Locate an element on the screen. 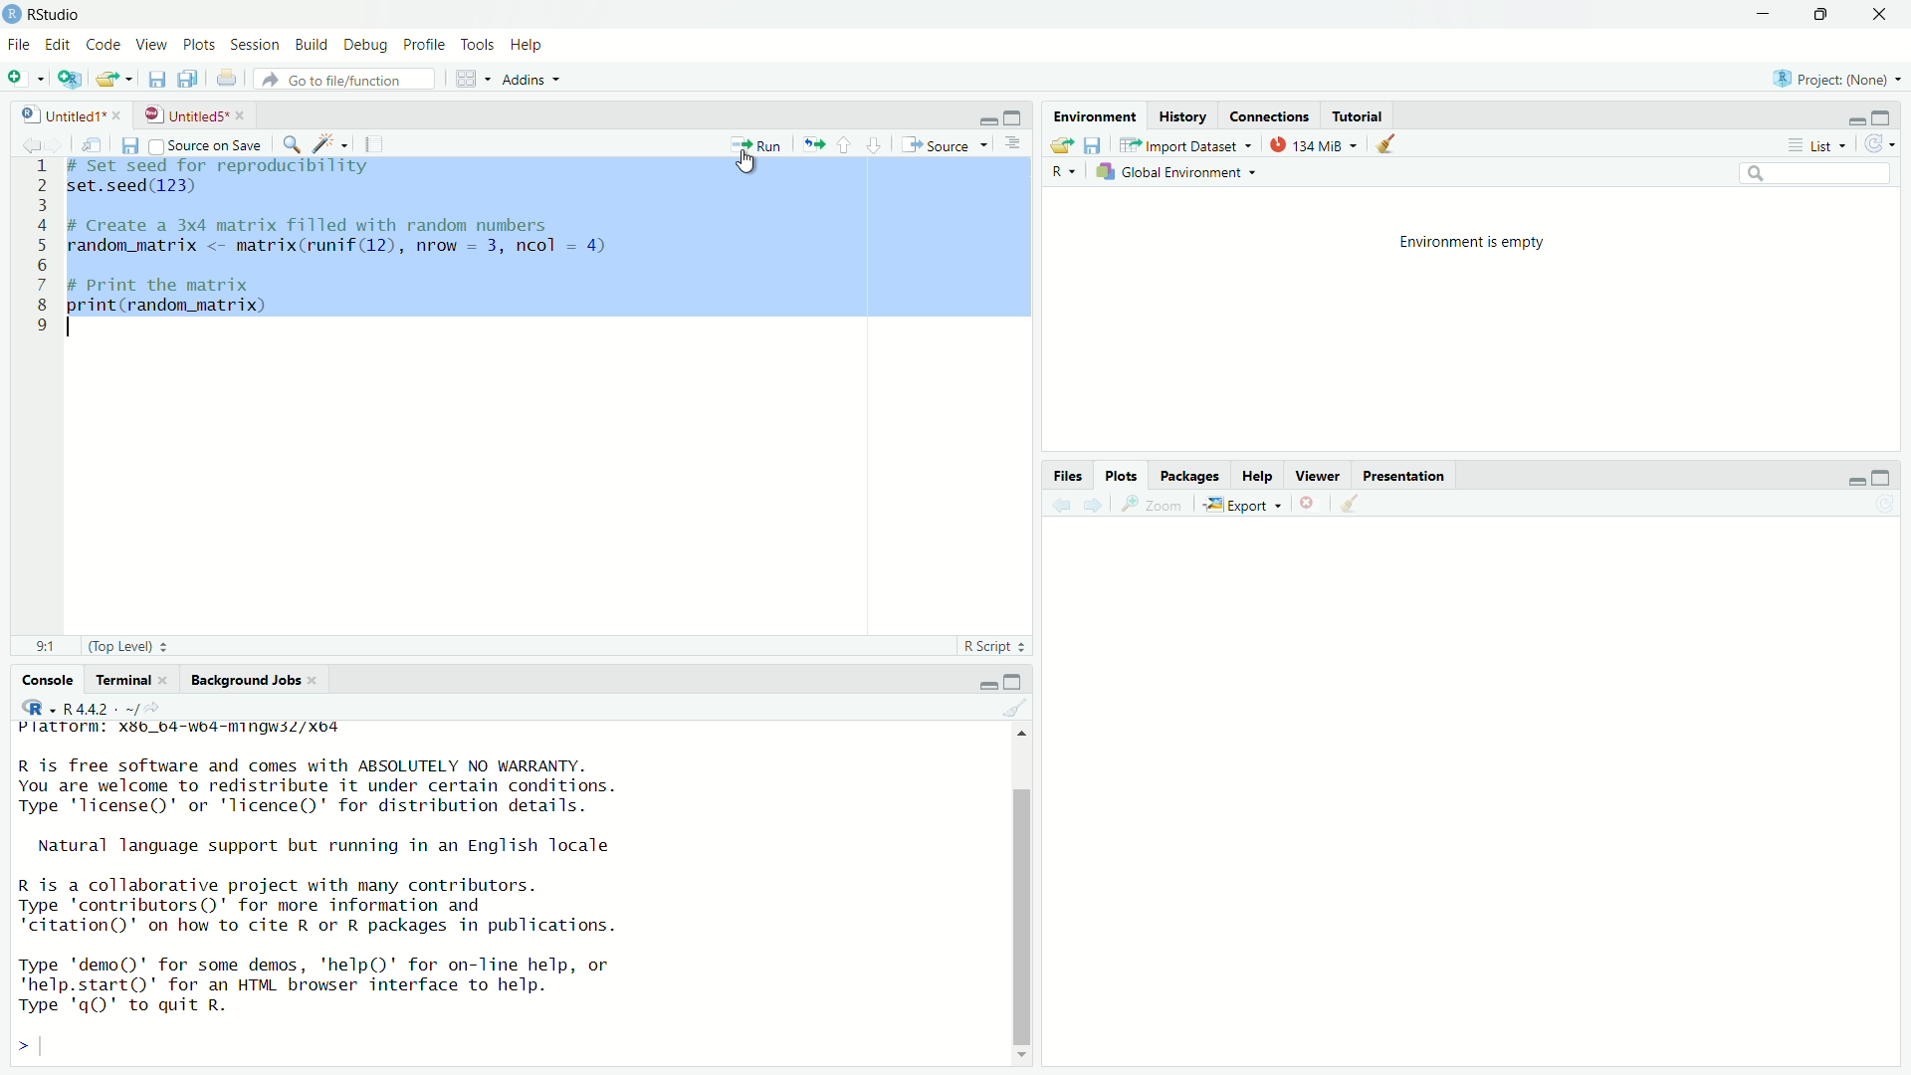 The height and width of the screenshot is (1075, 1911). move is located at coordinates (94, 144).